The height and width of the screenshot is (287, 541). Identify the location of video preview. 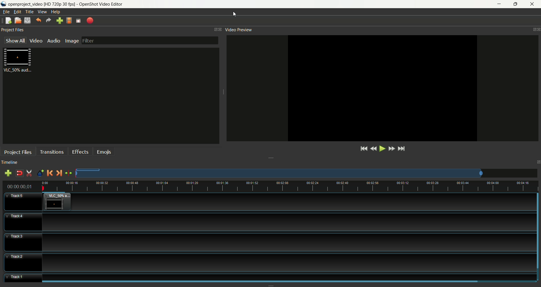
(238, 30).